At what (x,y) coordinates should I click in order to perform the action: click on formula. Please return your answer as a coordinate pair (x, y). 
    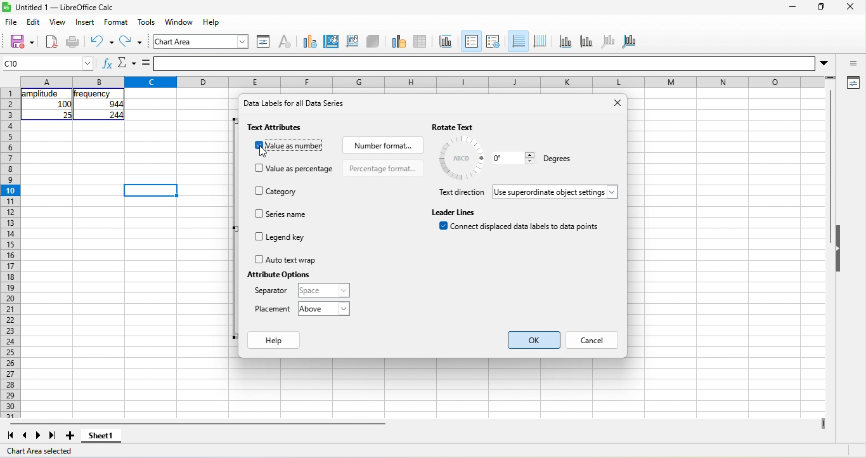
    Looking at the image, I should click on (146, 63).